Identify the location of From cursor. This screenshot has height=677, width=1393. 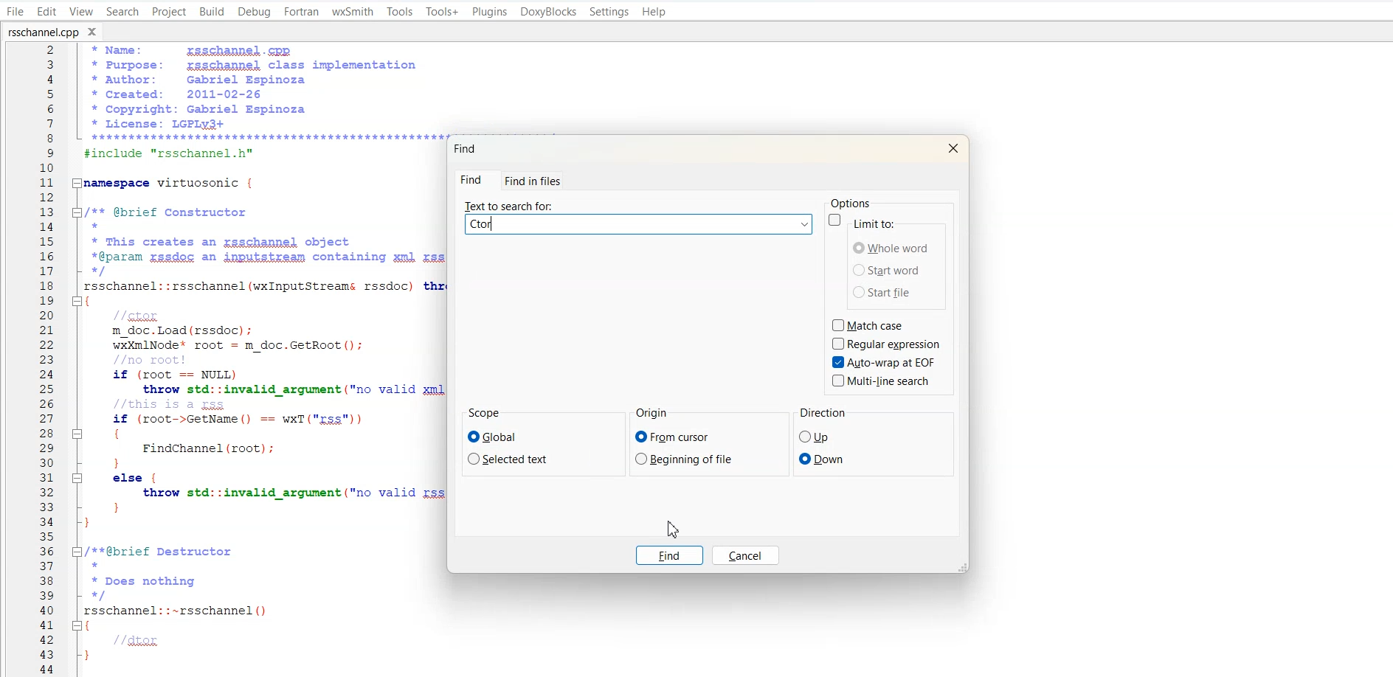
(673, 437).